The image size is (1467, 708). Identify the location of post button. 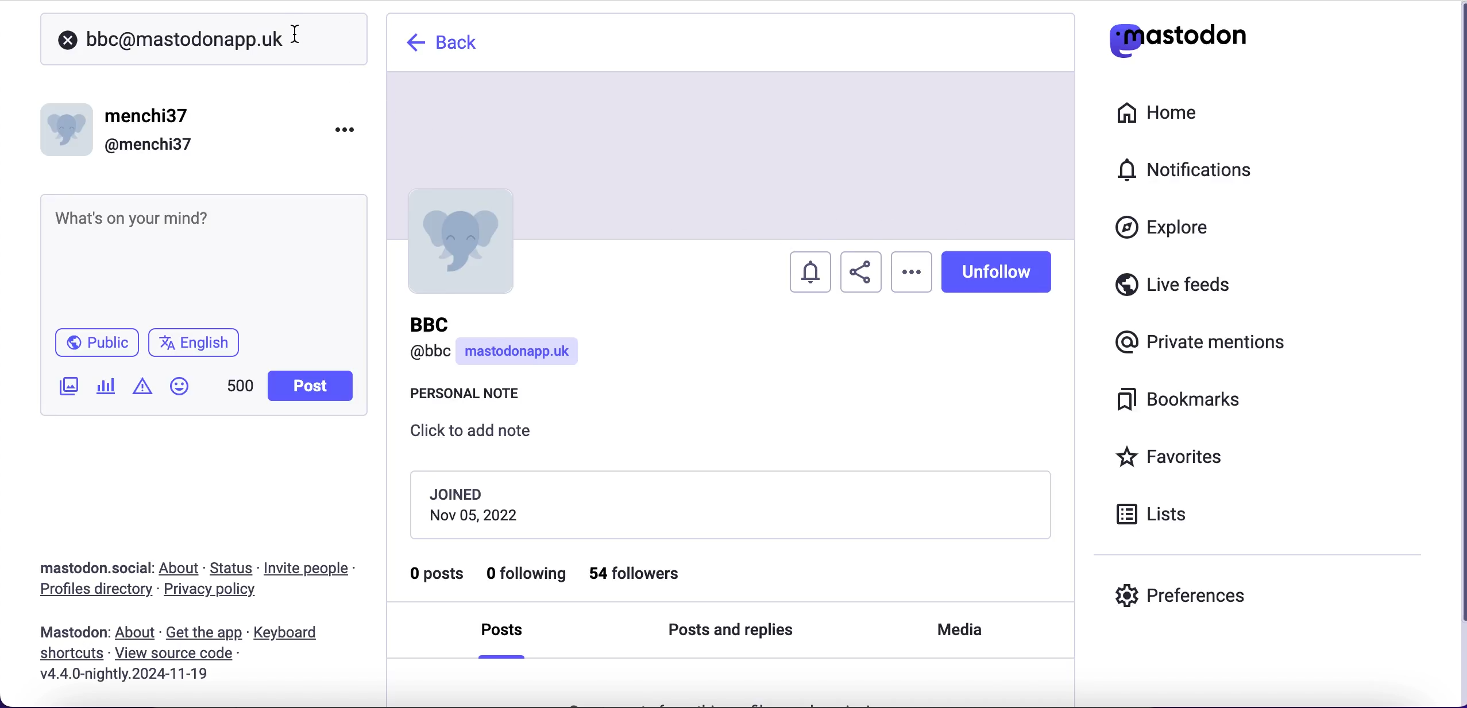
(314, 386).